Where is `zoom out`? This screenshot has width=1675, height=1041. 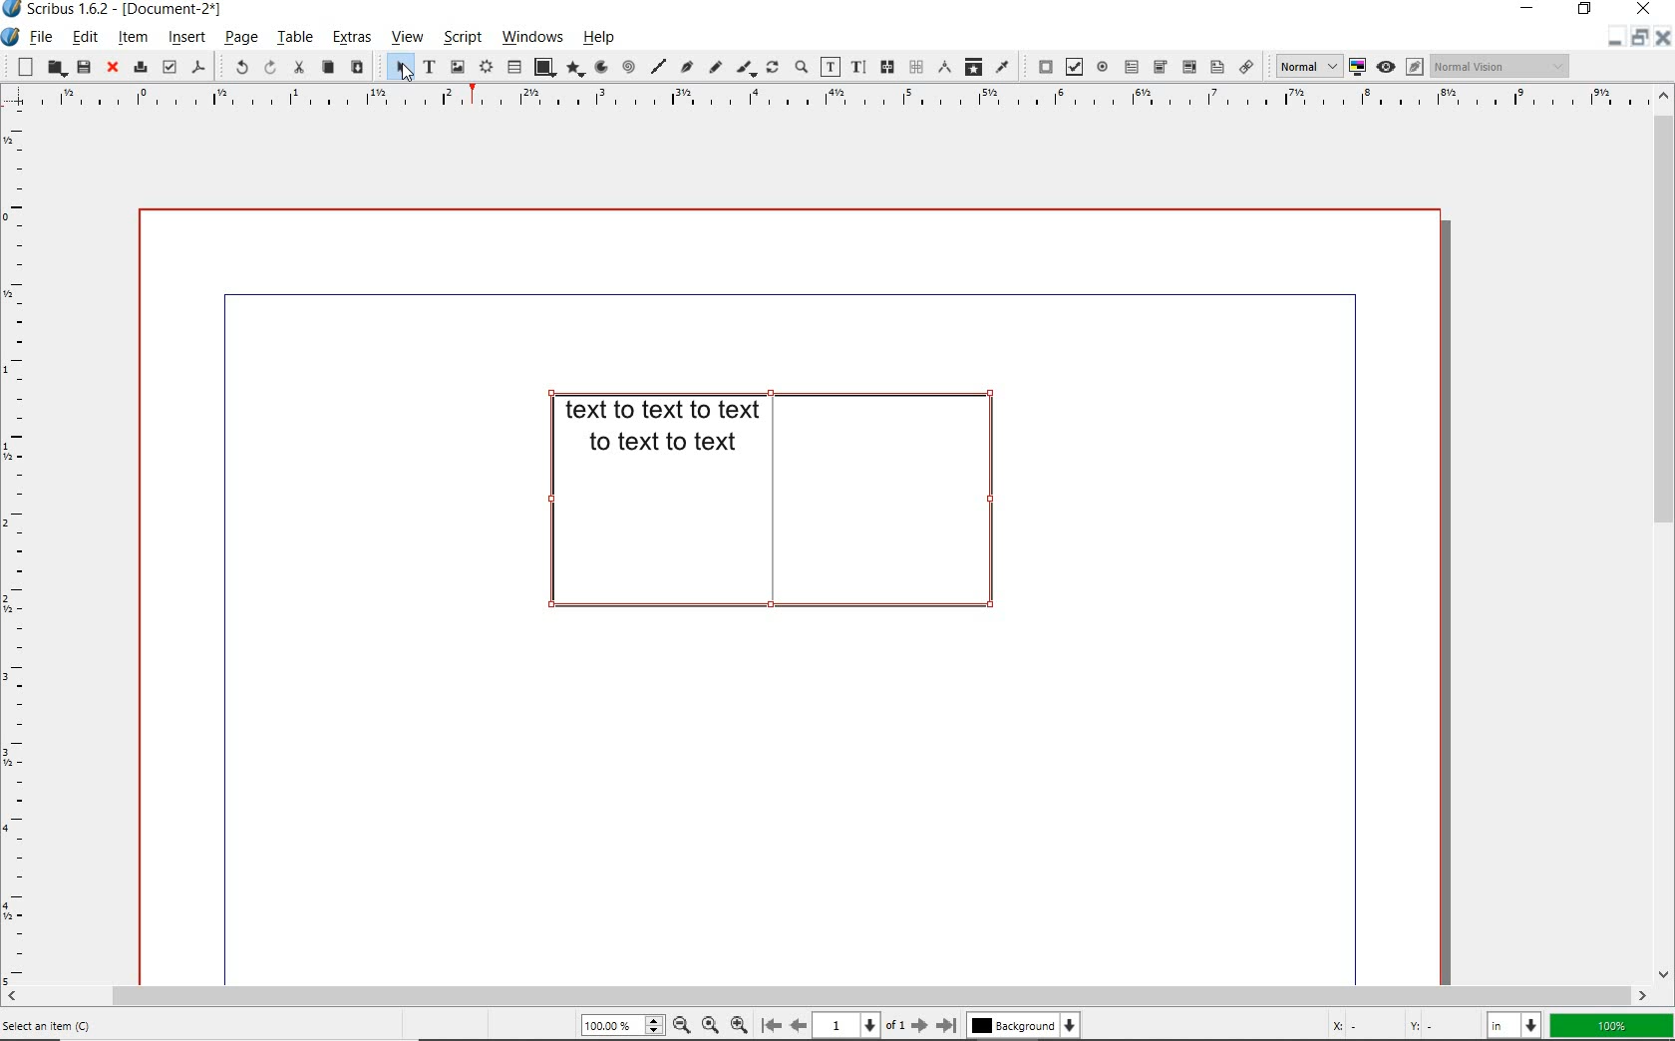 zoom out is located at coordinates (740, 1024).